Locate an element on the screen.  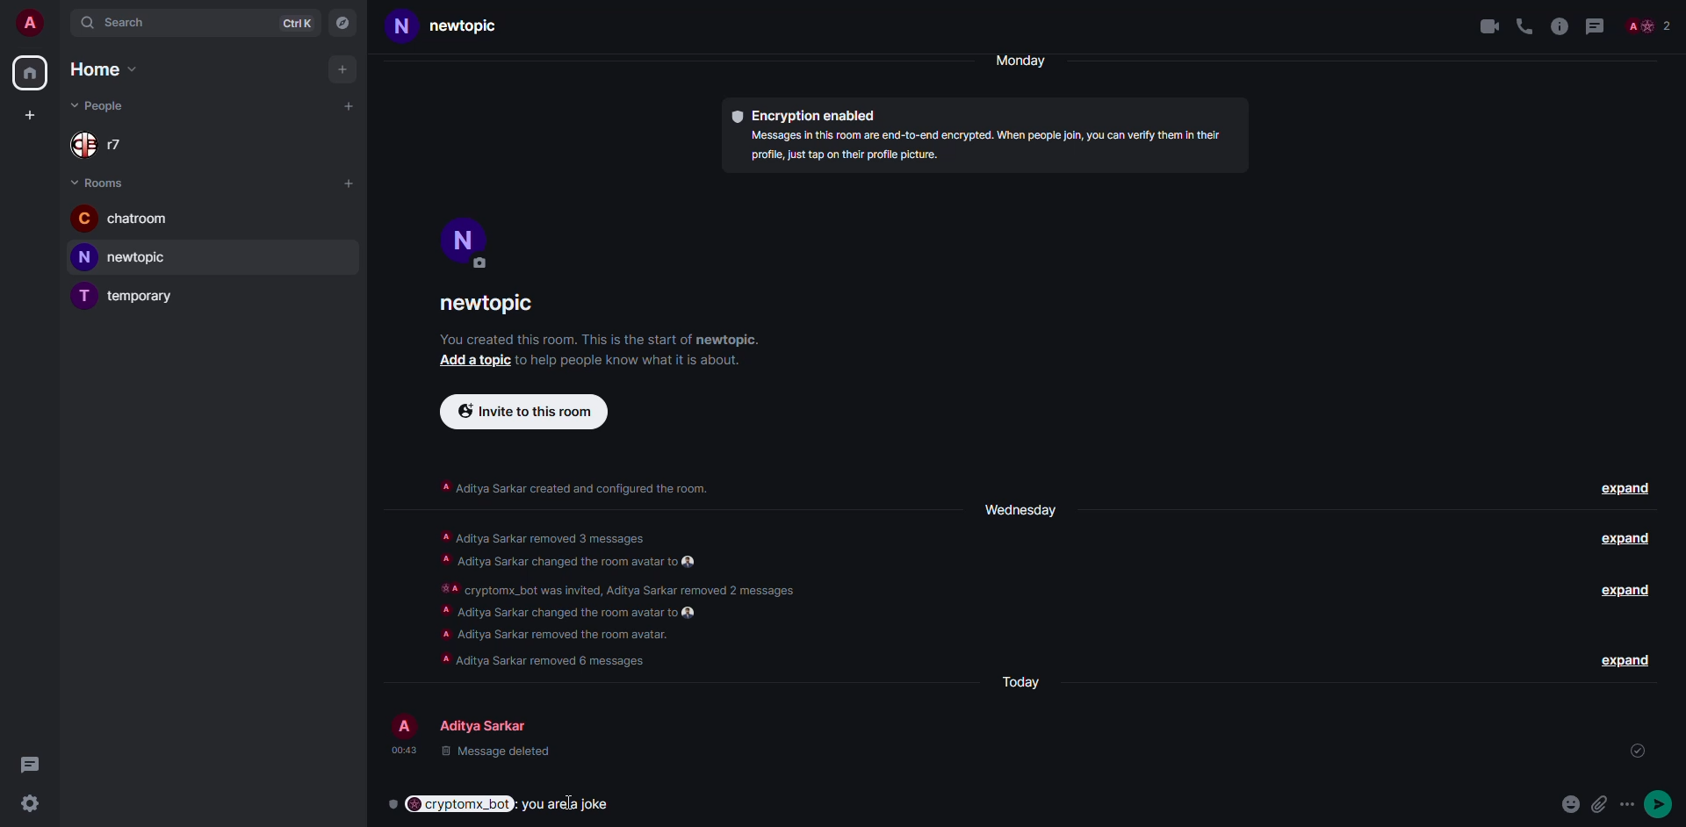
info is located at coordinates (991, 147).